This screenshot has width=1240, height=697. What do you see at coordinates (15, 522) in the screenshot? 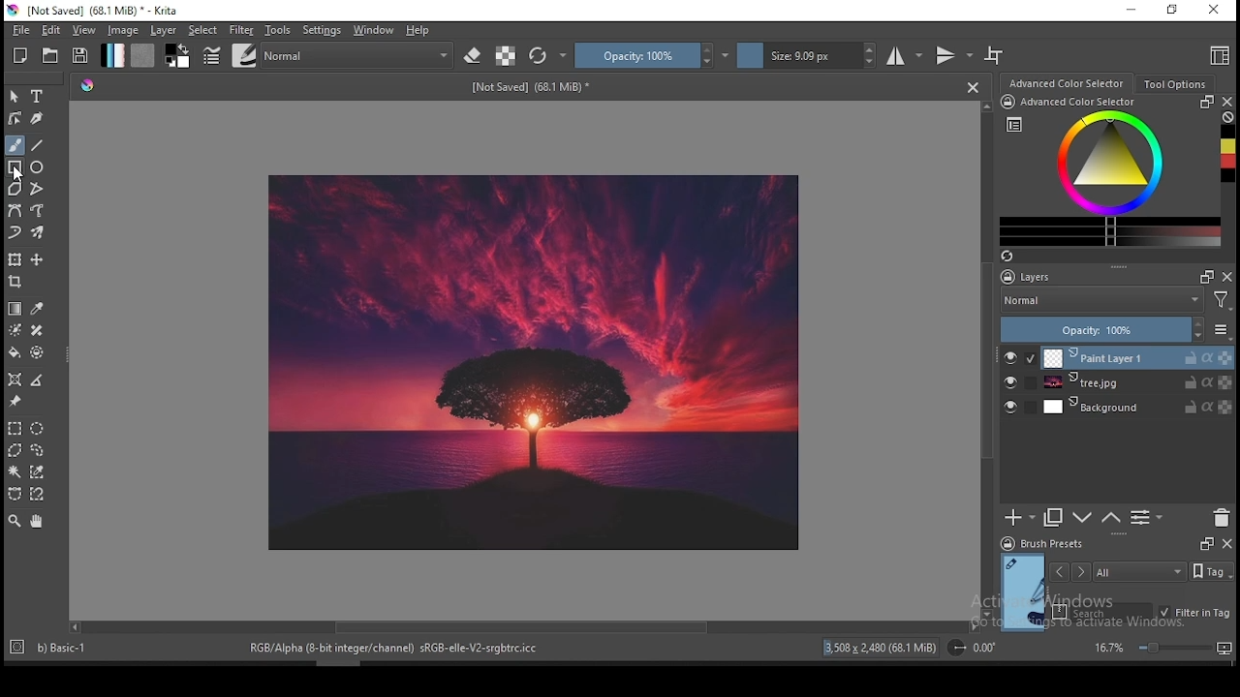
I see `zoom tool` at bounding box center [15, 522].